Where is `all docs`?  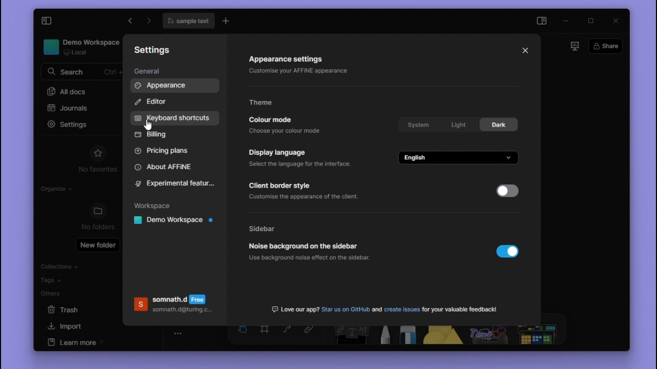
all docs is located at coordinates (82, 90).